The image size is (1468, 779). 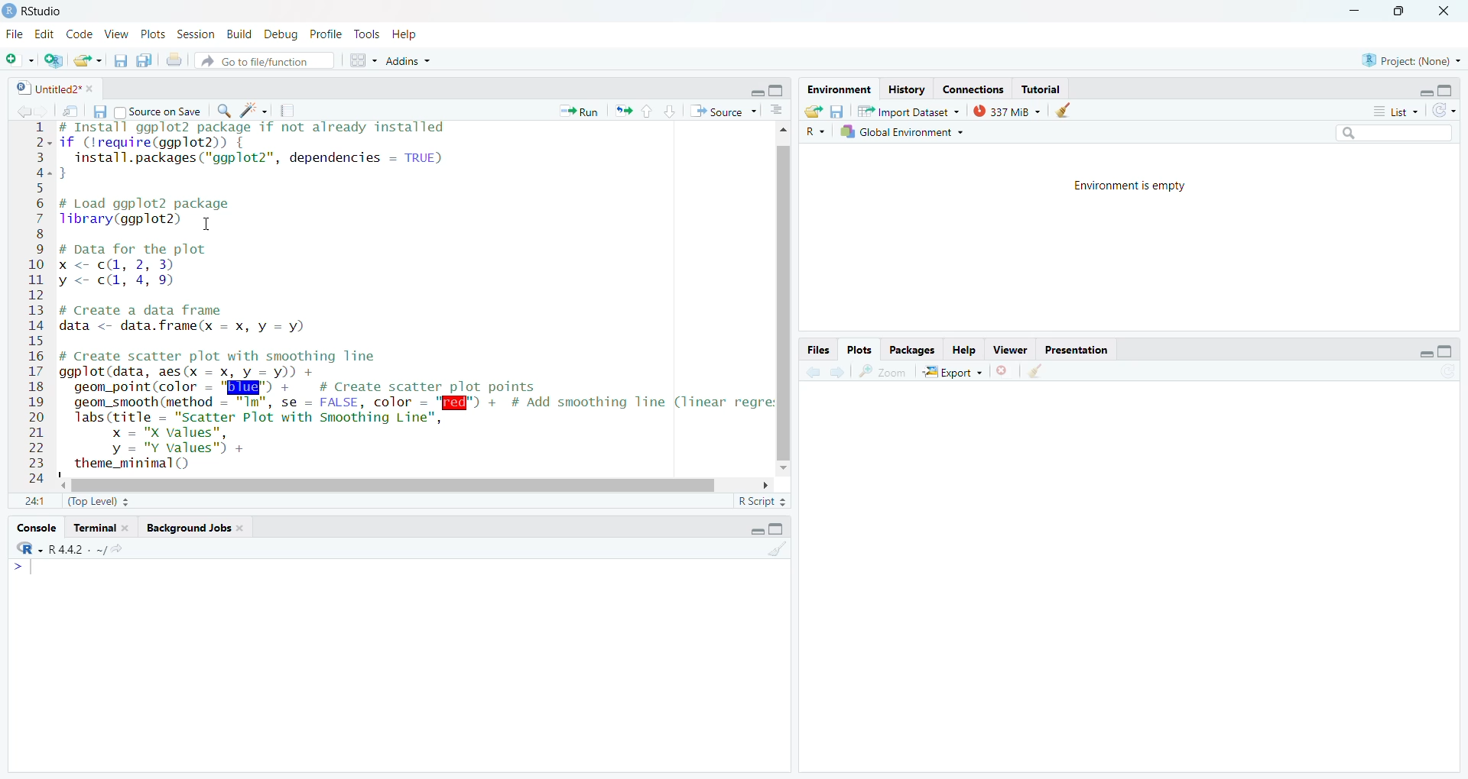 I want to click on go to previous section/chunk, so click(x=646, y=112).